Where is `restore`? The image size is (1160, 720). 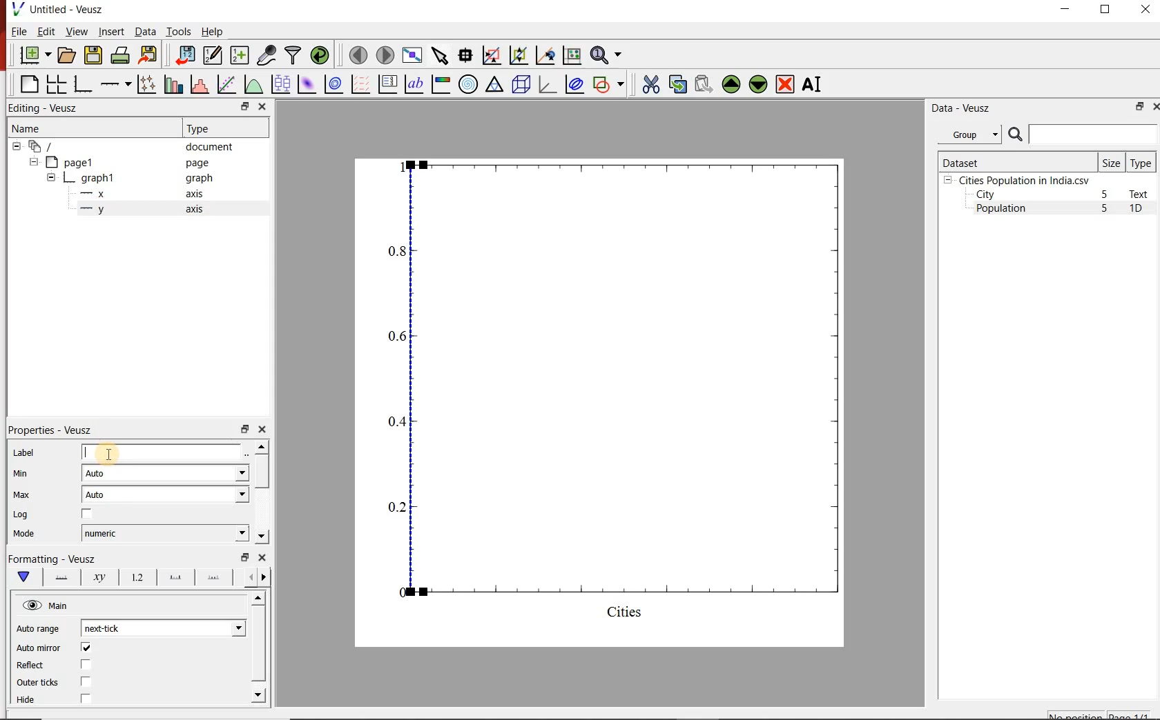 restore is located at coordinates (1140, 106).